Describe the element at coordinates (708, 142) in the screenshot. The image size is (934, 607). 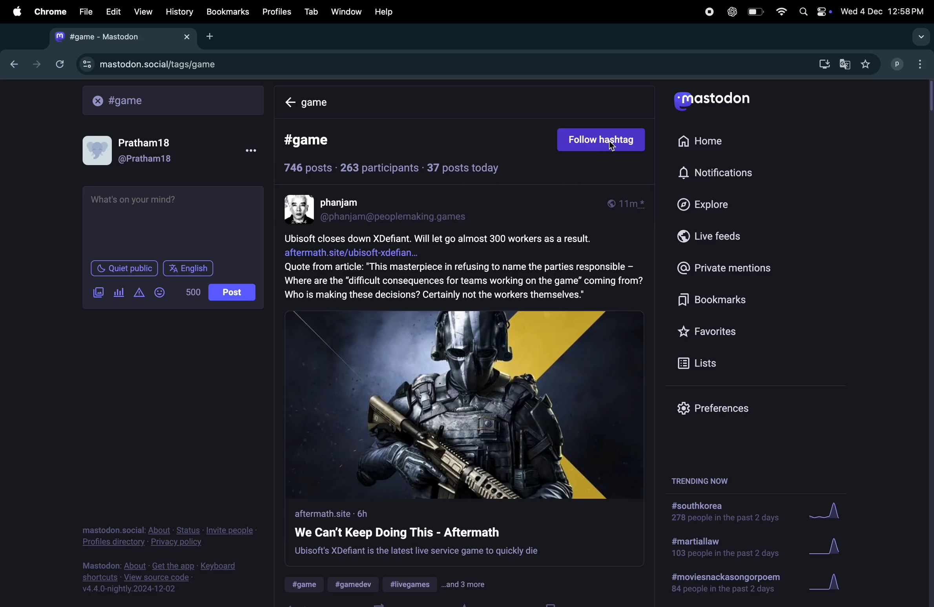
I see `Home` at that location.